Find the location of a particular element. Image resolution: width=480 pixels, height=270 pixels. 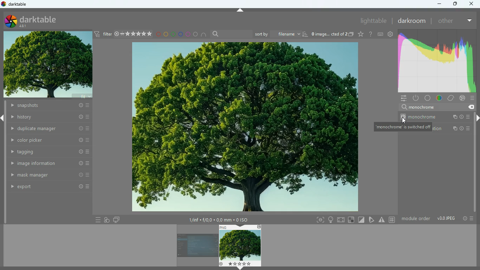

darkroom is located at coordinates (411, 20).